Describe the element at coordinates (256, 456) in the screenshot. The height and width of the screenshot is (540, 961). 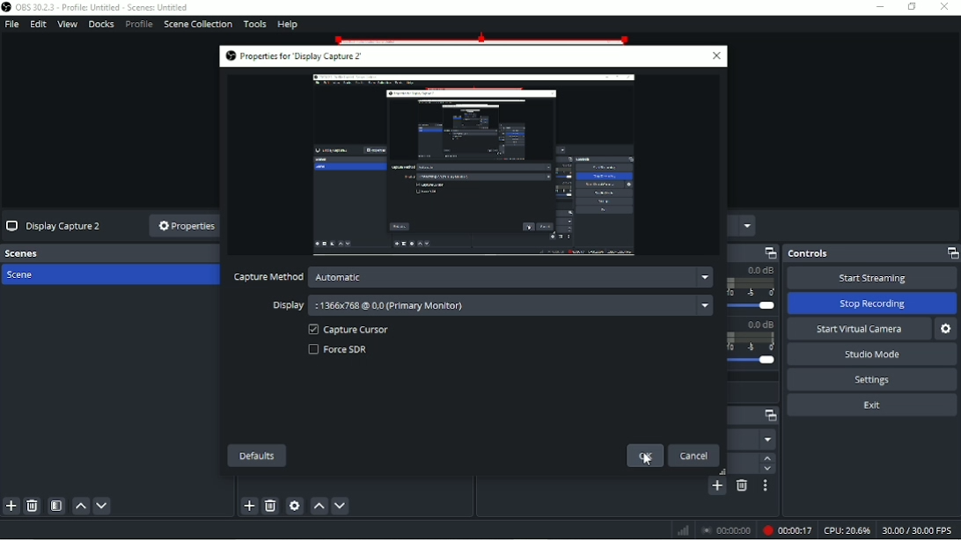
I see `Defaults` at that location.